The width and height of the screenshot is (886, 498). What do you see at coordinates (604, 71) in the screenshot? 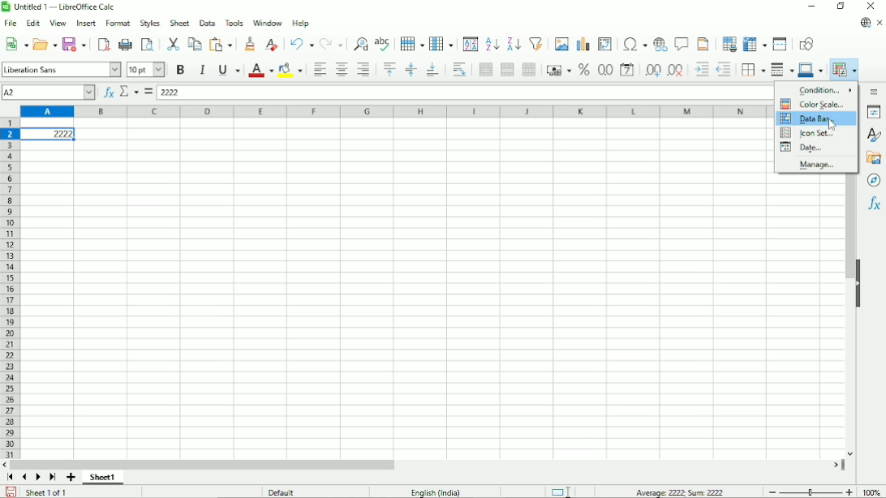
I see `Format as number` at bounding box center [604, 71].